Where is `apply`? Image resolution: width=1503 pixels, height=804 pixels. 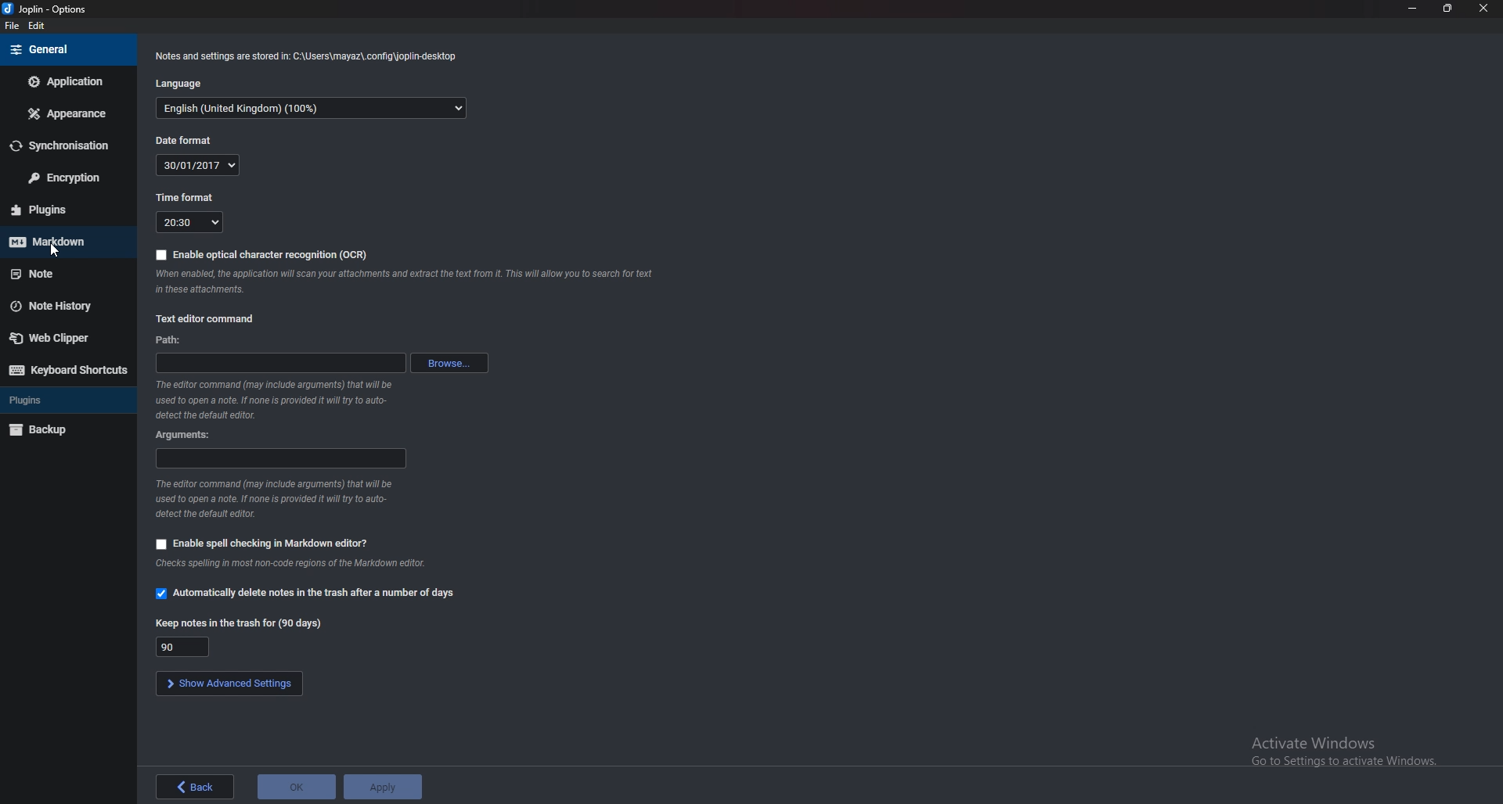
apply is located at coordinates (384, 788).